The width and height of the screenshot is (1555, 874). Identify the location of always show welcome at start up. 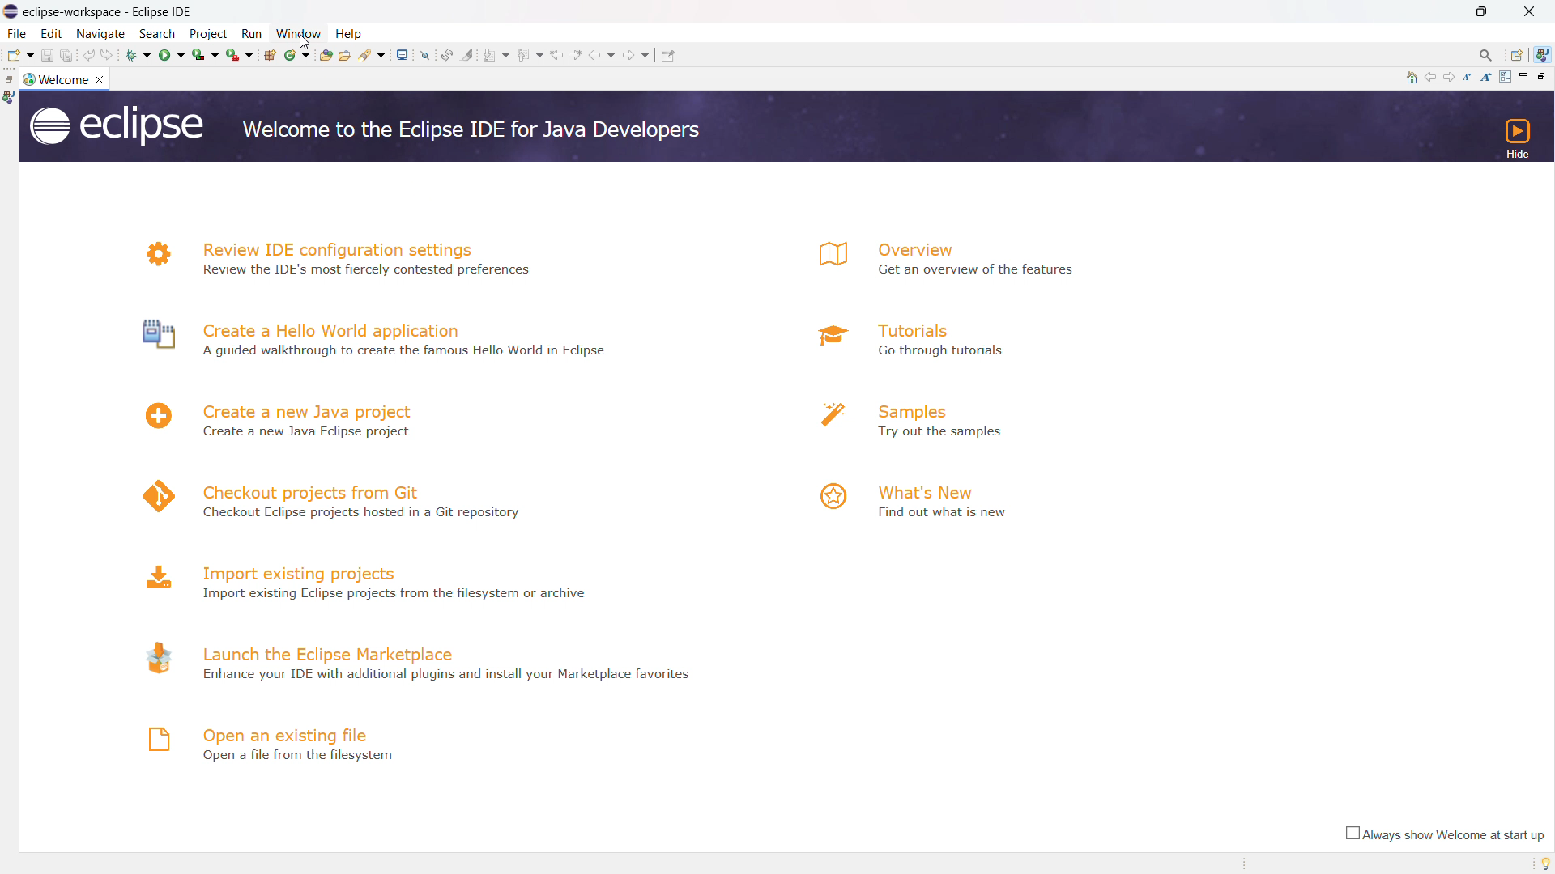
(1442, 834).